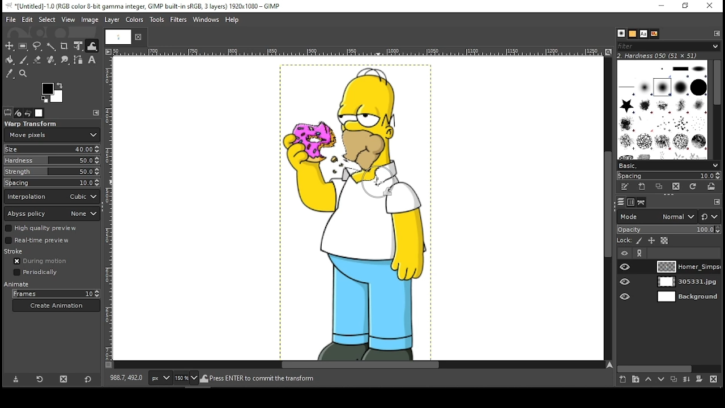 The height and width of the screenshot is (408, 725). I want to click on delete brush, so click(676, 186).